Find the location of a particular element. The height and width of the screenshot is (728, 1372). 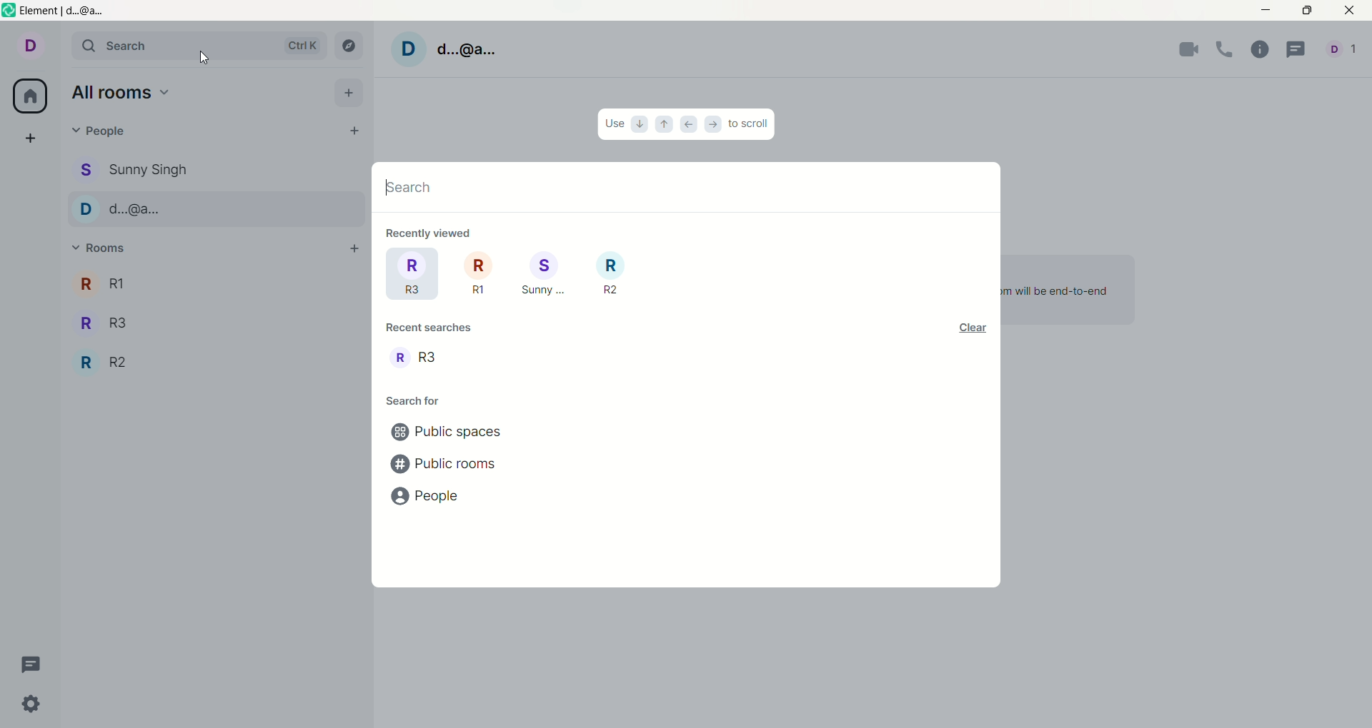

room info is located at coordinates (1259, 51).